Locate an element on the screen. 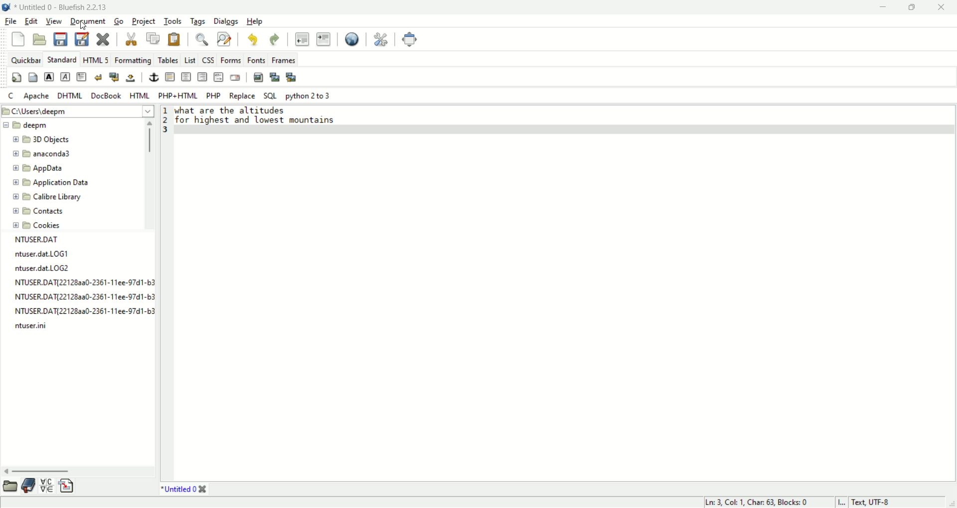 The image size is (957, 508). DHTML is located at coordinates (69, 96).